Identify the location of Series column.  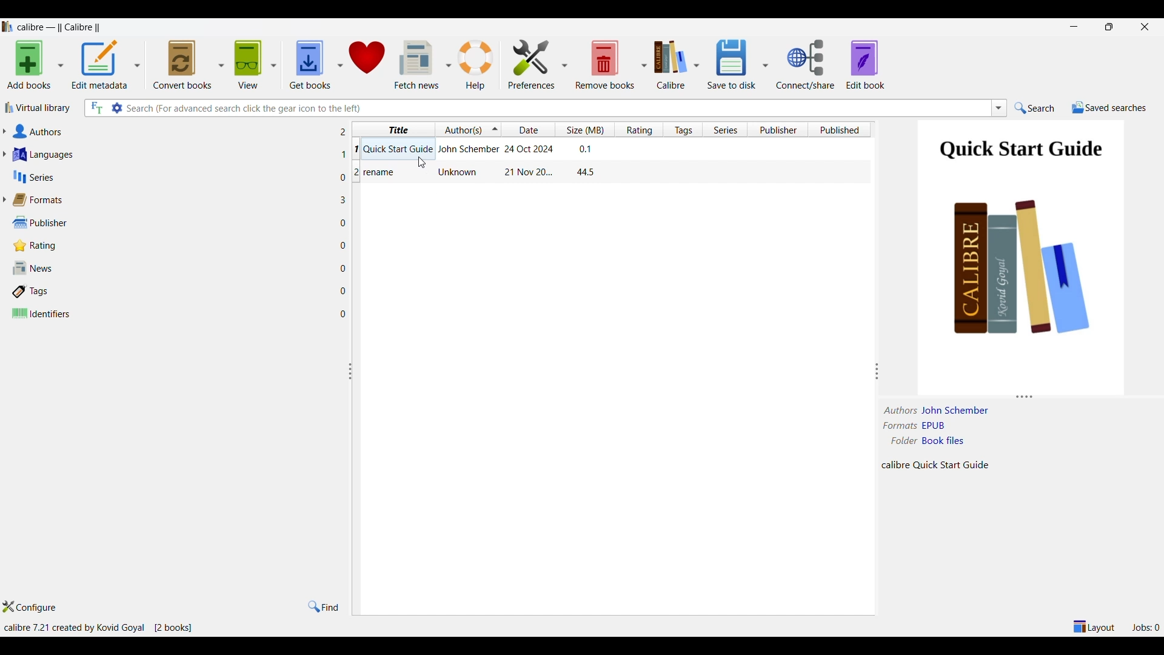
(724, 129).